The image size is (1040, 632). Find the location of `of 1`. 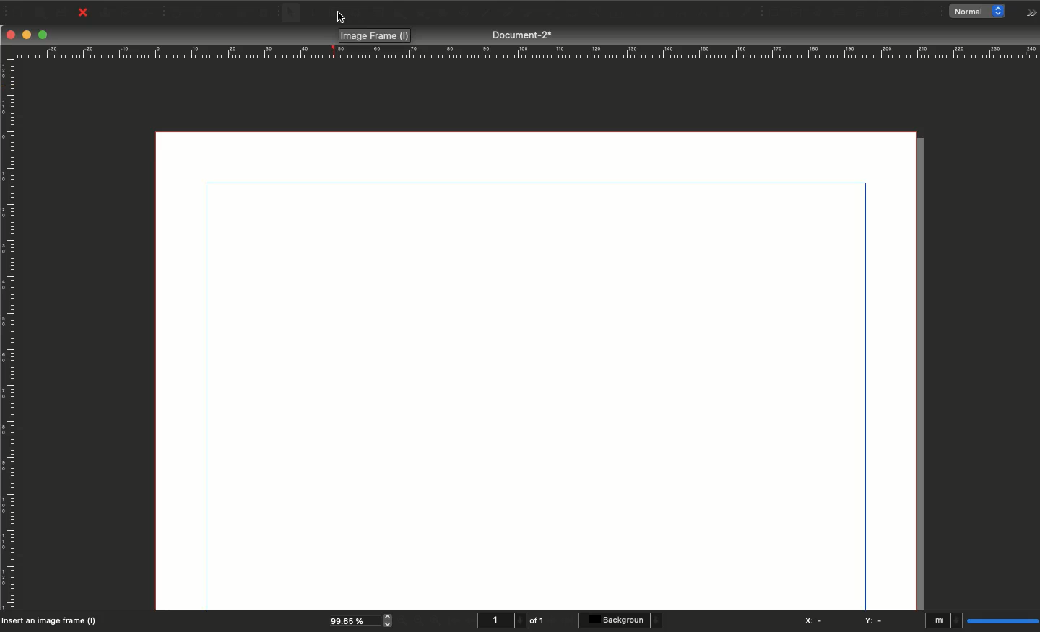

of 1 is located at coordinates (537, 620).